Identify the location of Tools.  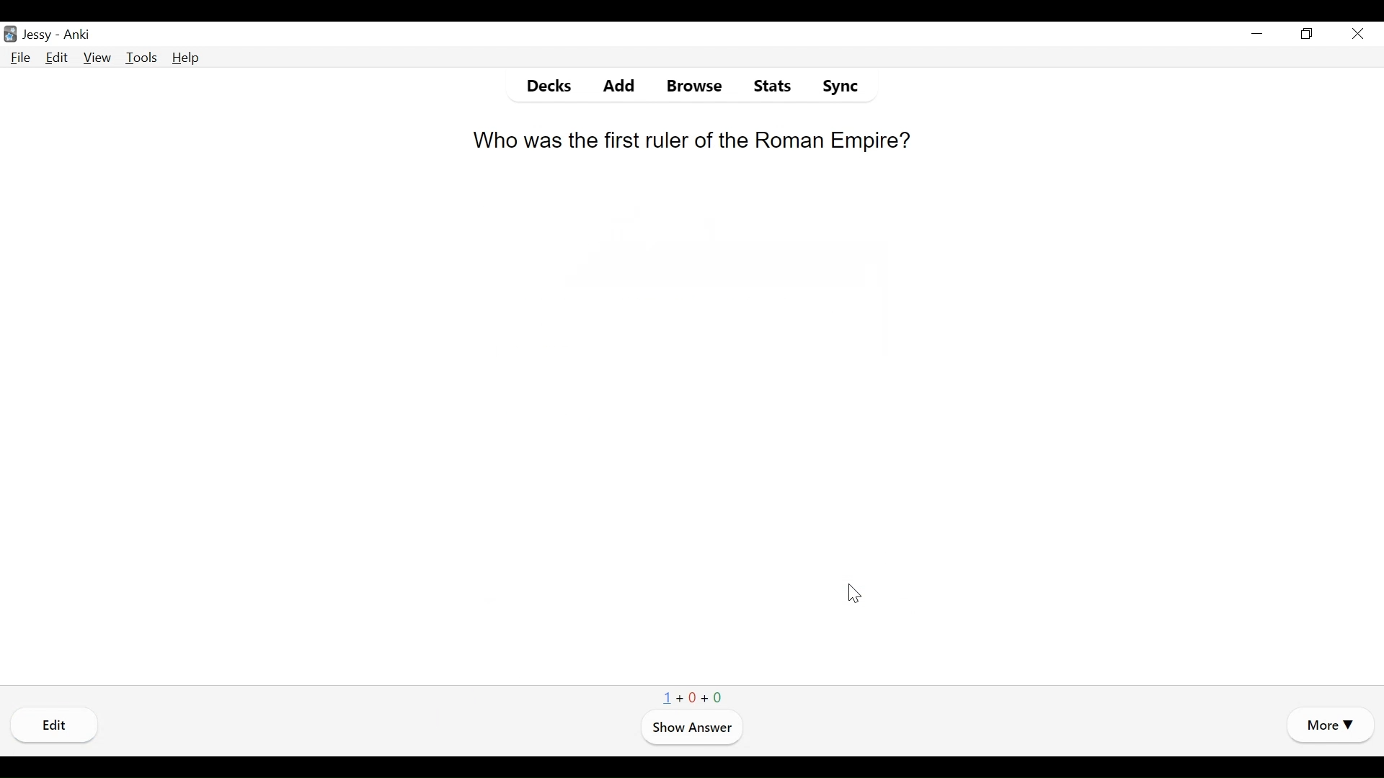
(141, 58).